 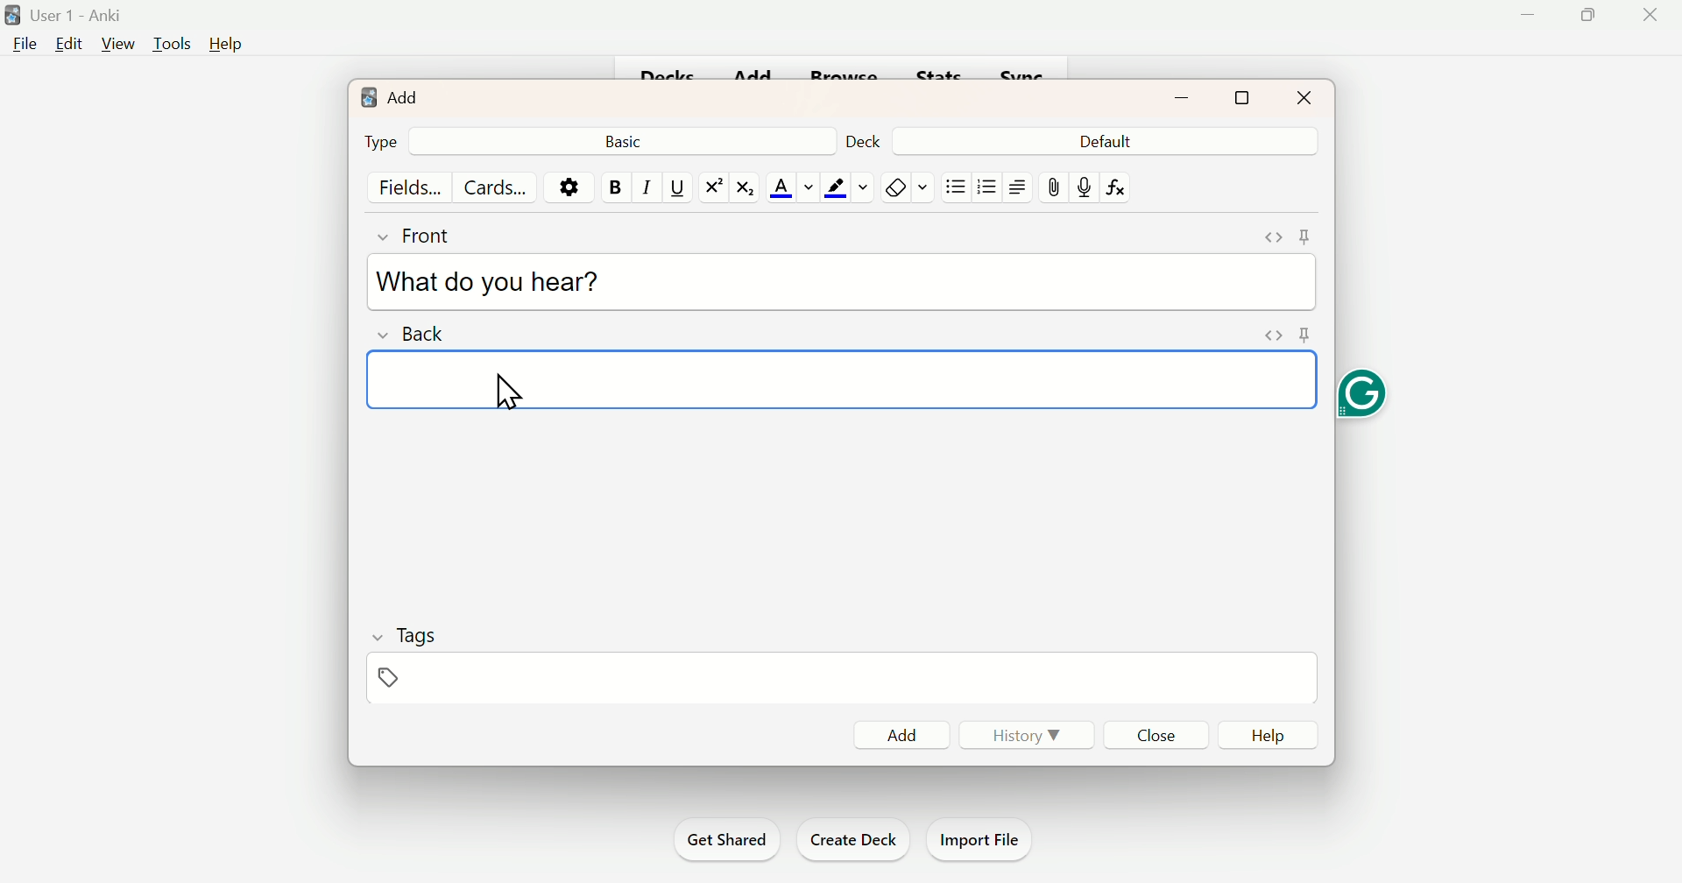 I want to click on pin, so click(x=1304, y=335).